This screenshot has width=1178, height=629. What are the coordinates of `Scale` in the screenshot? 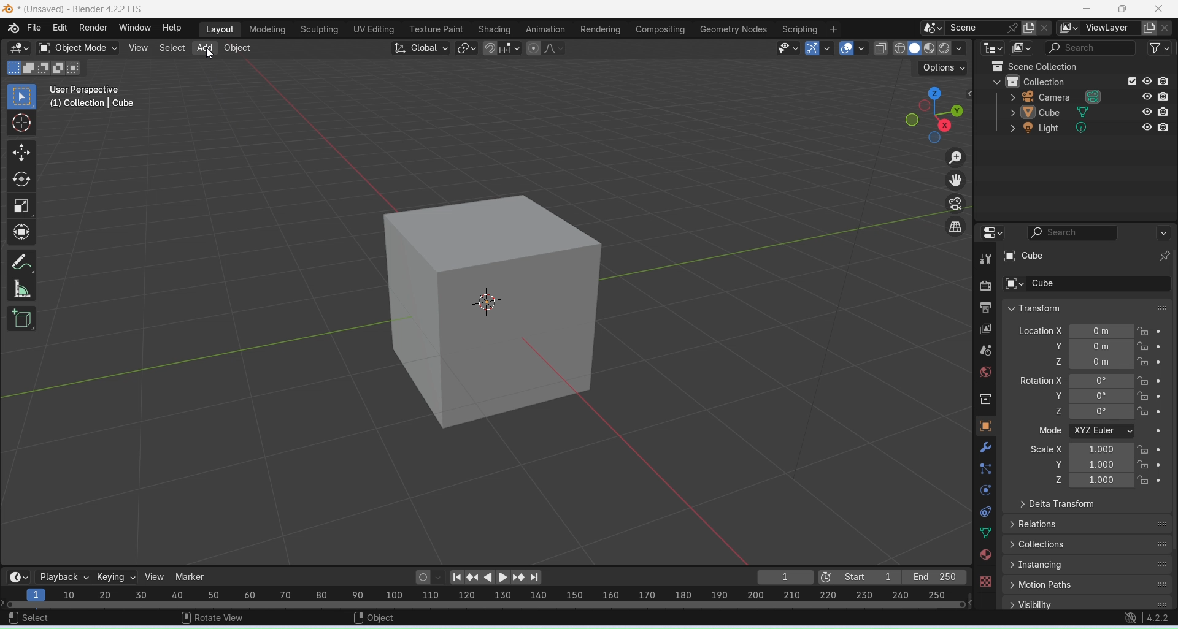 It's located at (21, 207).